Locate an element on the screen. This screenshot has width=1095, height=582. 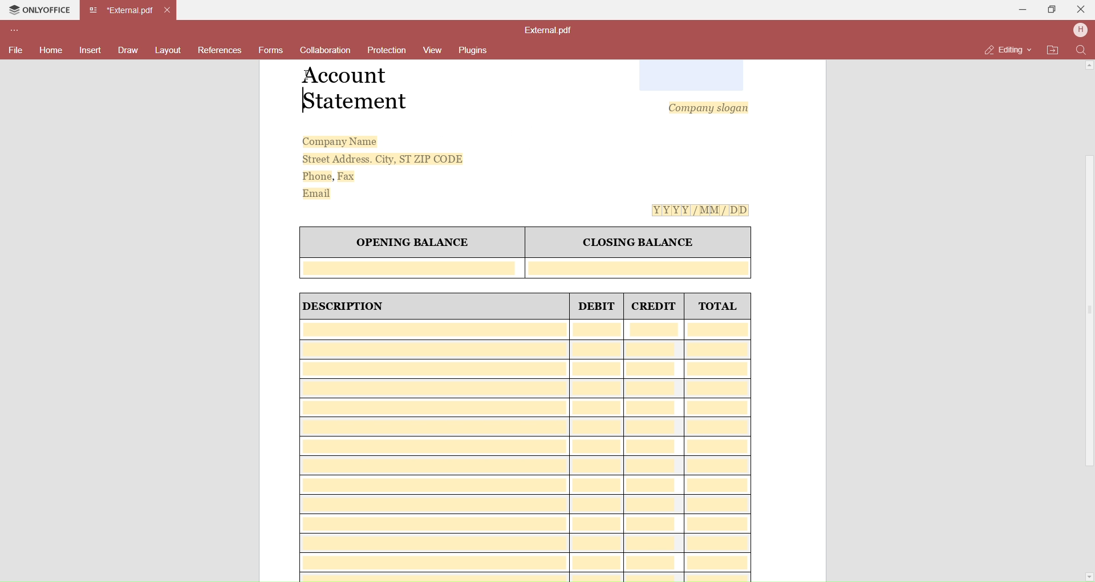
Protection is located at coordinates (388, 52).